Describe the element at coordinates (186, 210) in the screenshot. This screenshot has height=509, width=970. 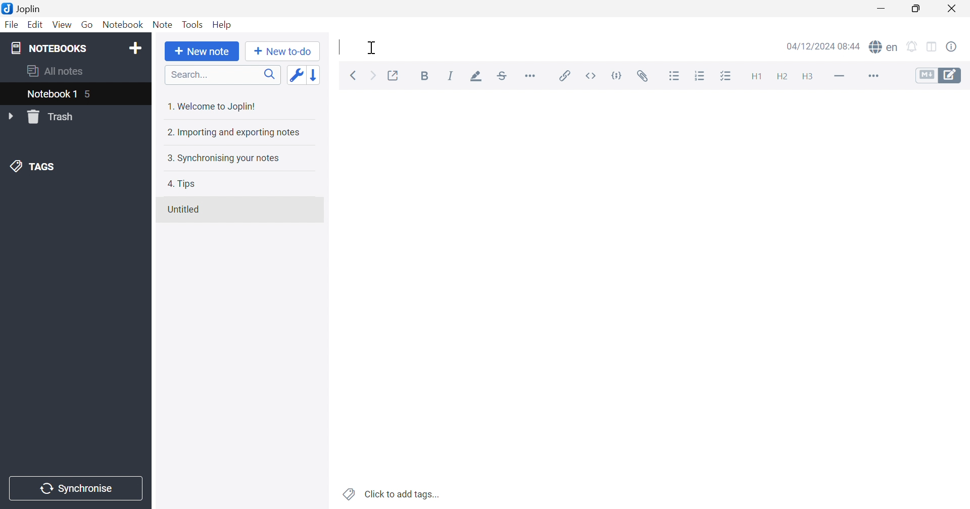
I see `Untitled` at that location.